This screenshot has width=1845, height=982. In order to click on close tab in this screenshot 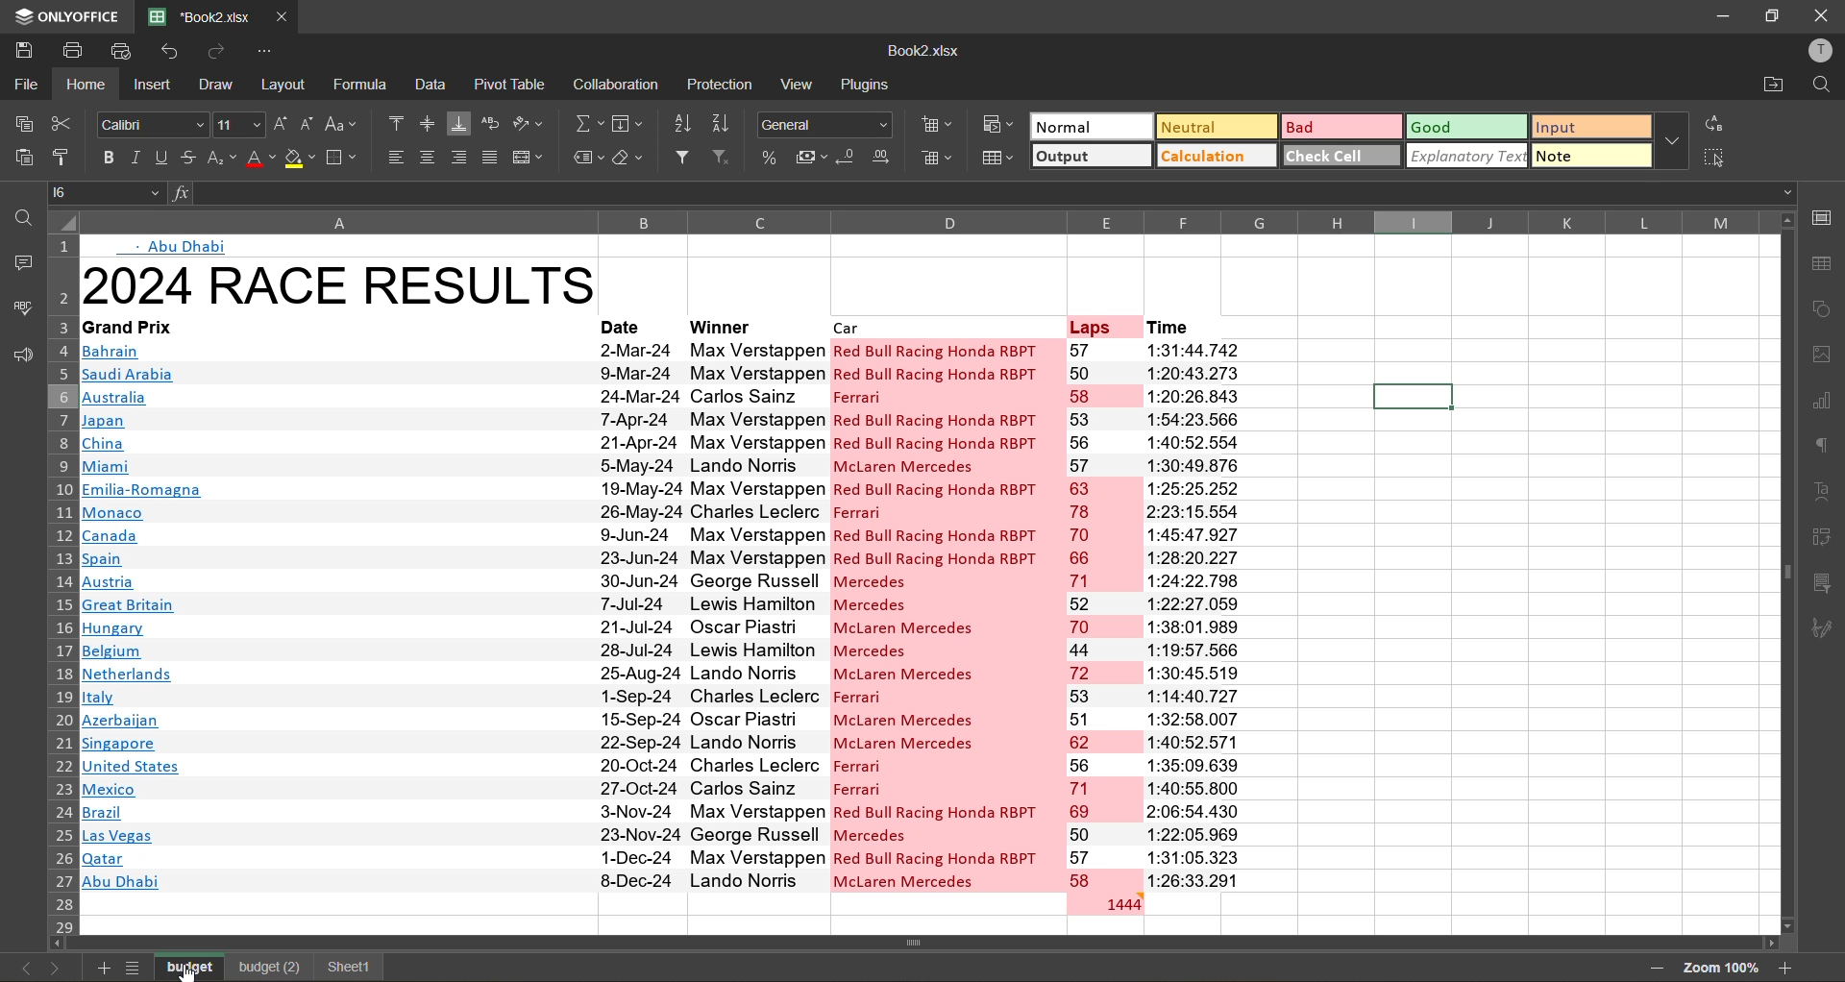, I will do `click(283, 13)`.